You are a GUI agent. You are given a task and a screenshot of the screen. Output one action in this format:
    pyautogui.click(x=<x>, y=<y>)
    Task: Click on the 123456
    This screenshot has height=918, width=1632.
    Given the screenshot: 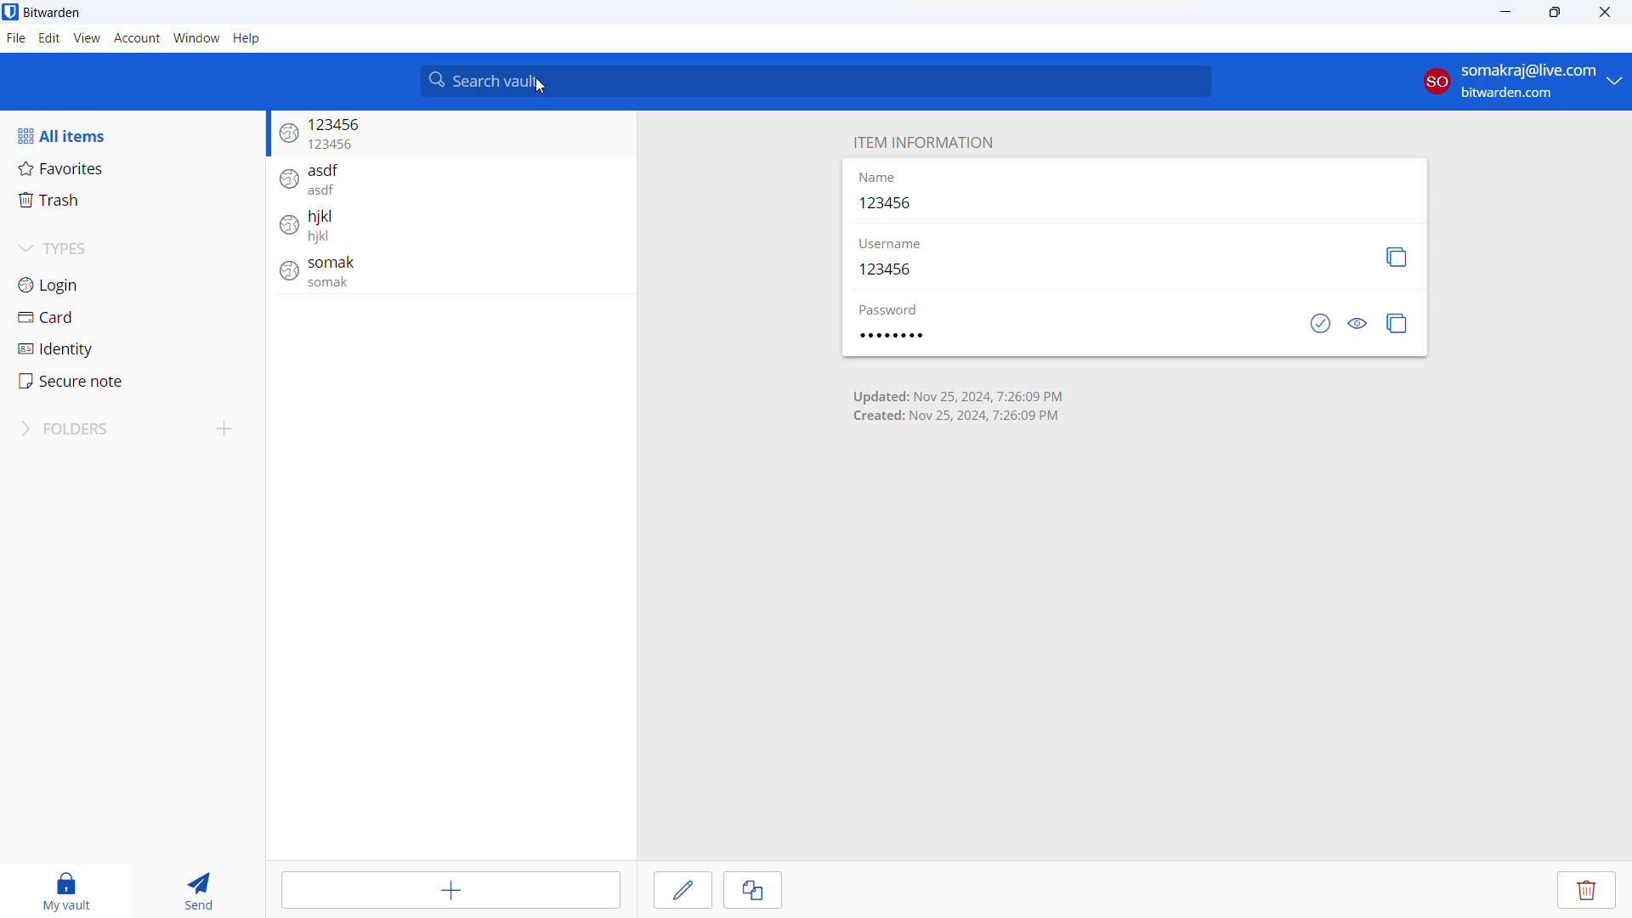 What is the action you would take?
    pyautogui.click(x=892, y=204)
    